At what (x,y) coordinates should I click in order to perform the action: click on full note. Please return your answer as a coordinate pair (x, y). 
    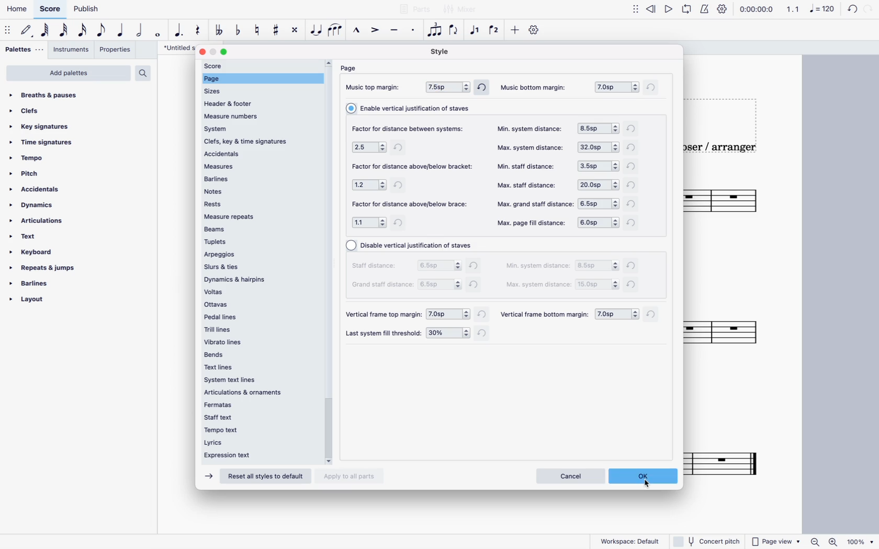
    Looking at the image, I should click on (157, 32).